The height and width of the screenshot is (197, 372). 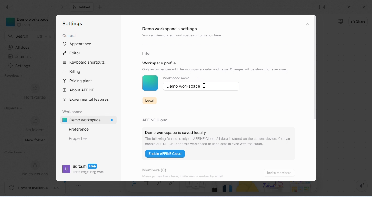 What do you see at coordinates (35, 187) in the screenshot?
I see `update available` at bounding box center [35, 187].